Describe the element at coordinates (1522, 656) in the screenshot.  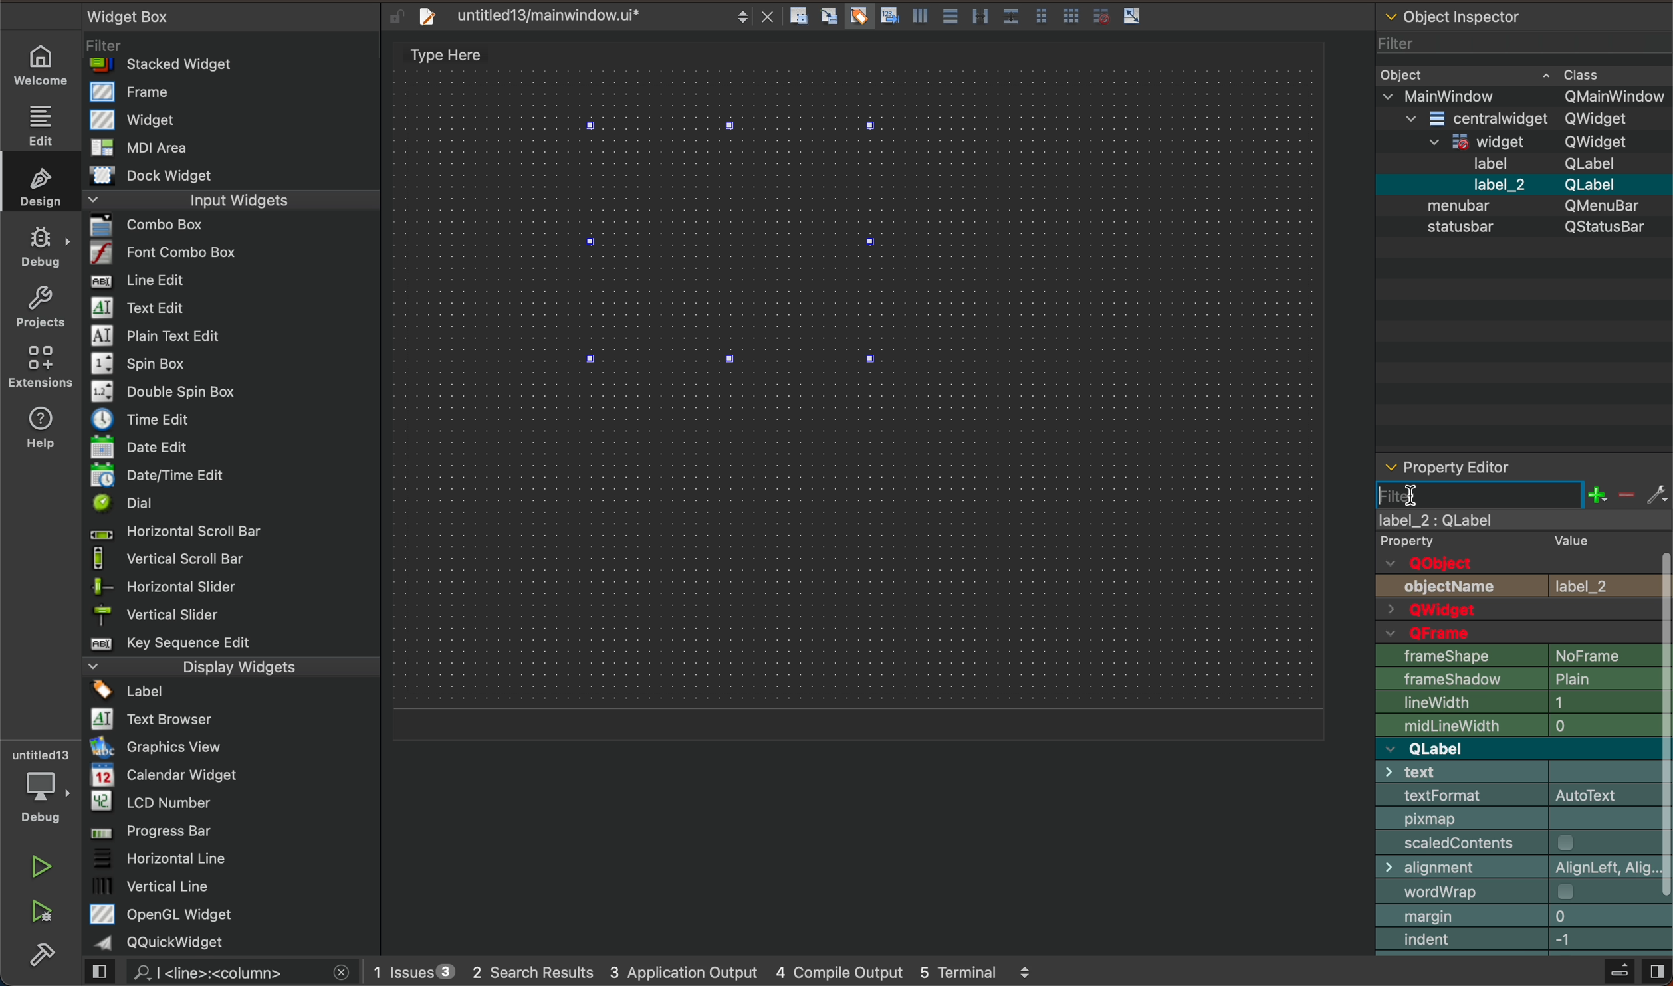
I see `frame shape` at that location.